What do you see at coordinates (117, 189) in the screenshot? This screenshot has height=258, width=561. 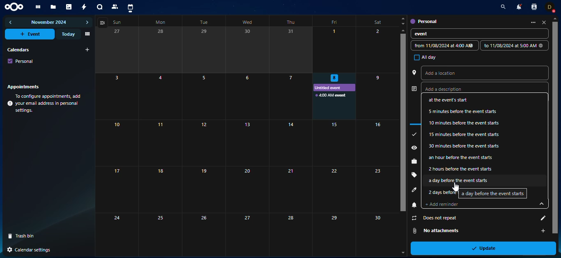 I see `17` at bounding box center [117, 189].